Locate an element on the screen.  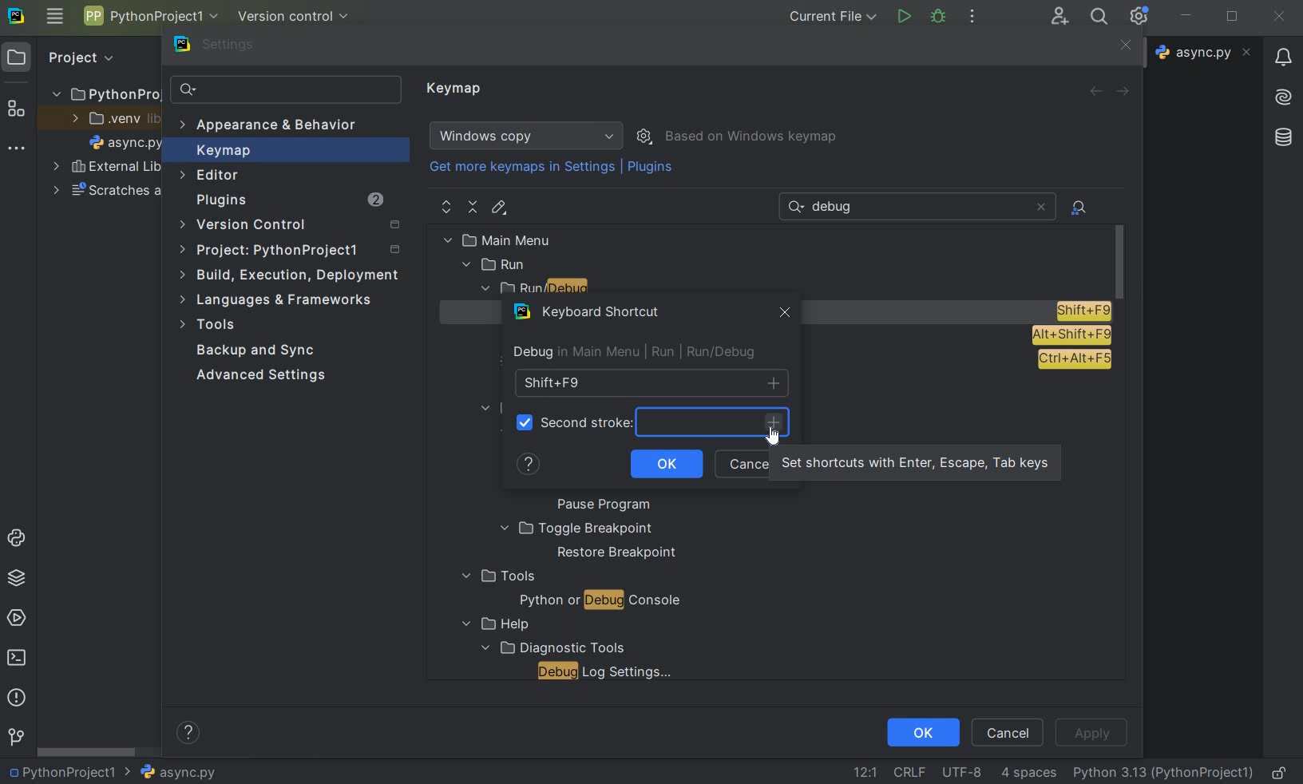
more actions is located at coordinates (972, 18).